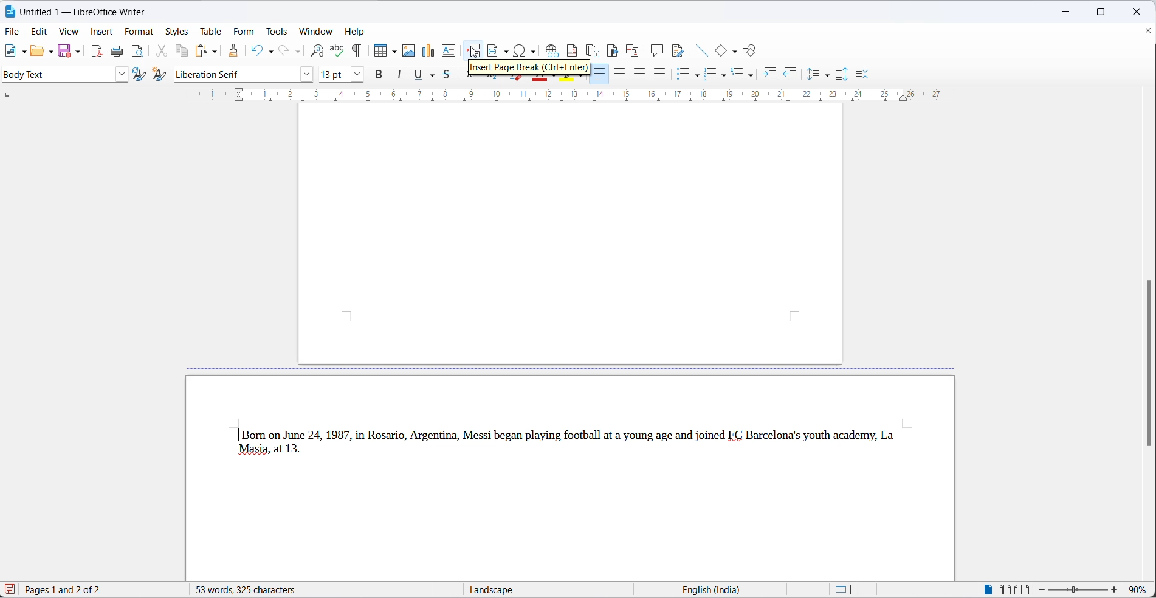 The height and width of the screenshot is (598, 1156). I want to click on words and character count, so click(236, 590).